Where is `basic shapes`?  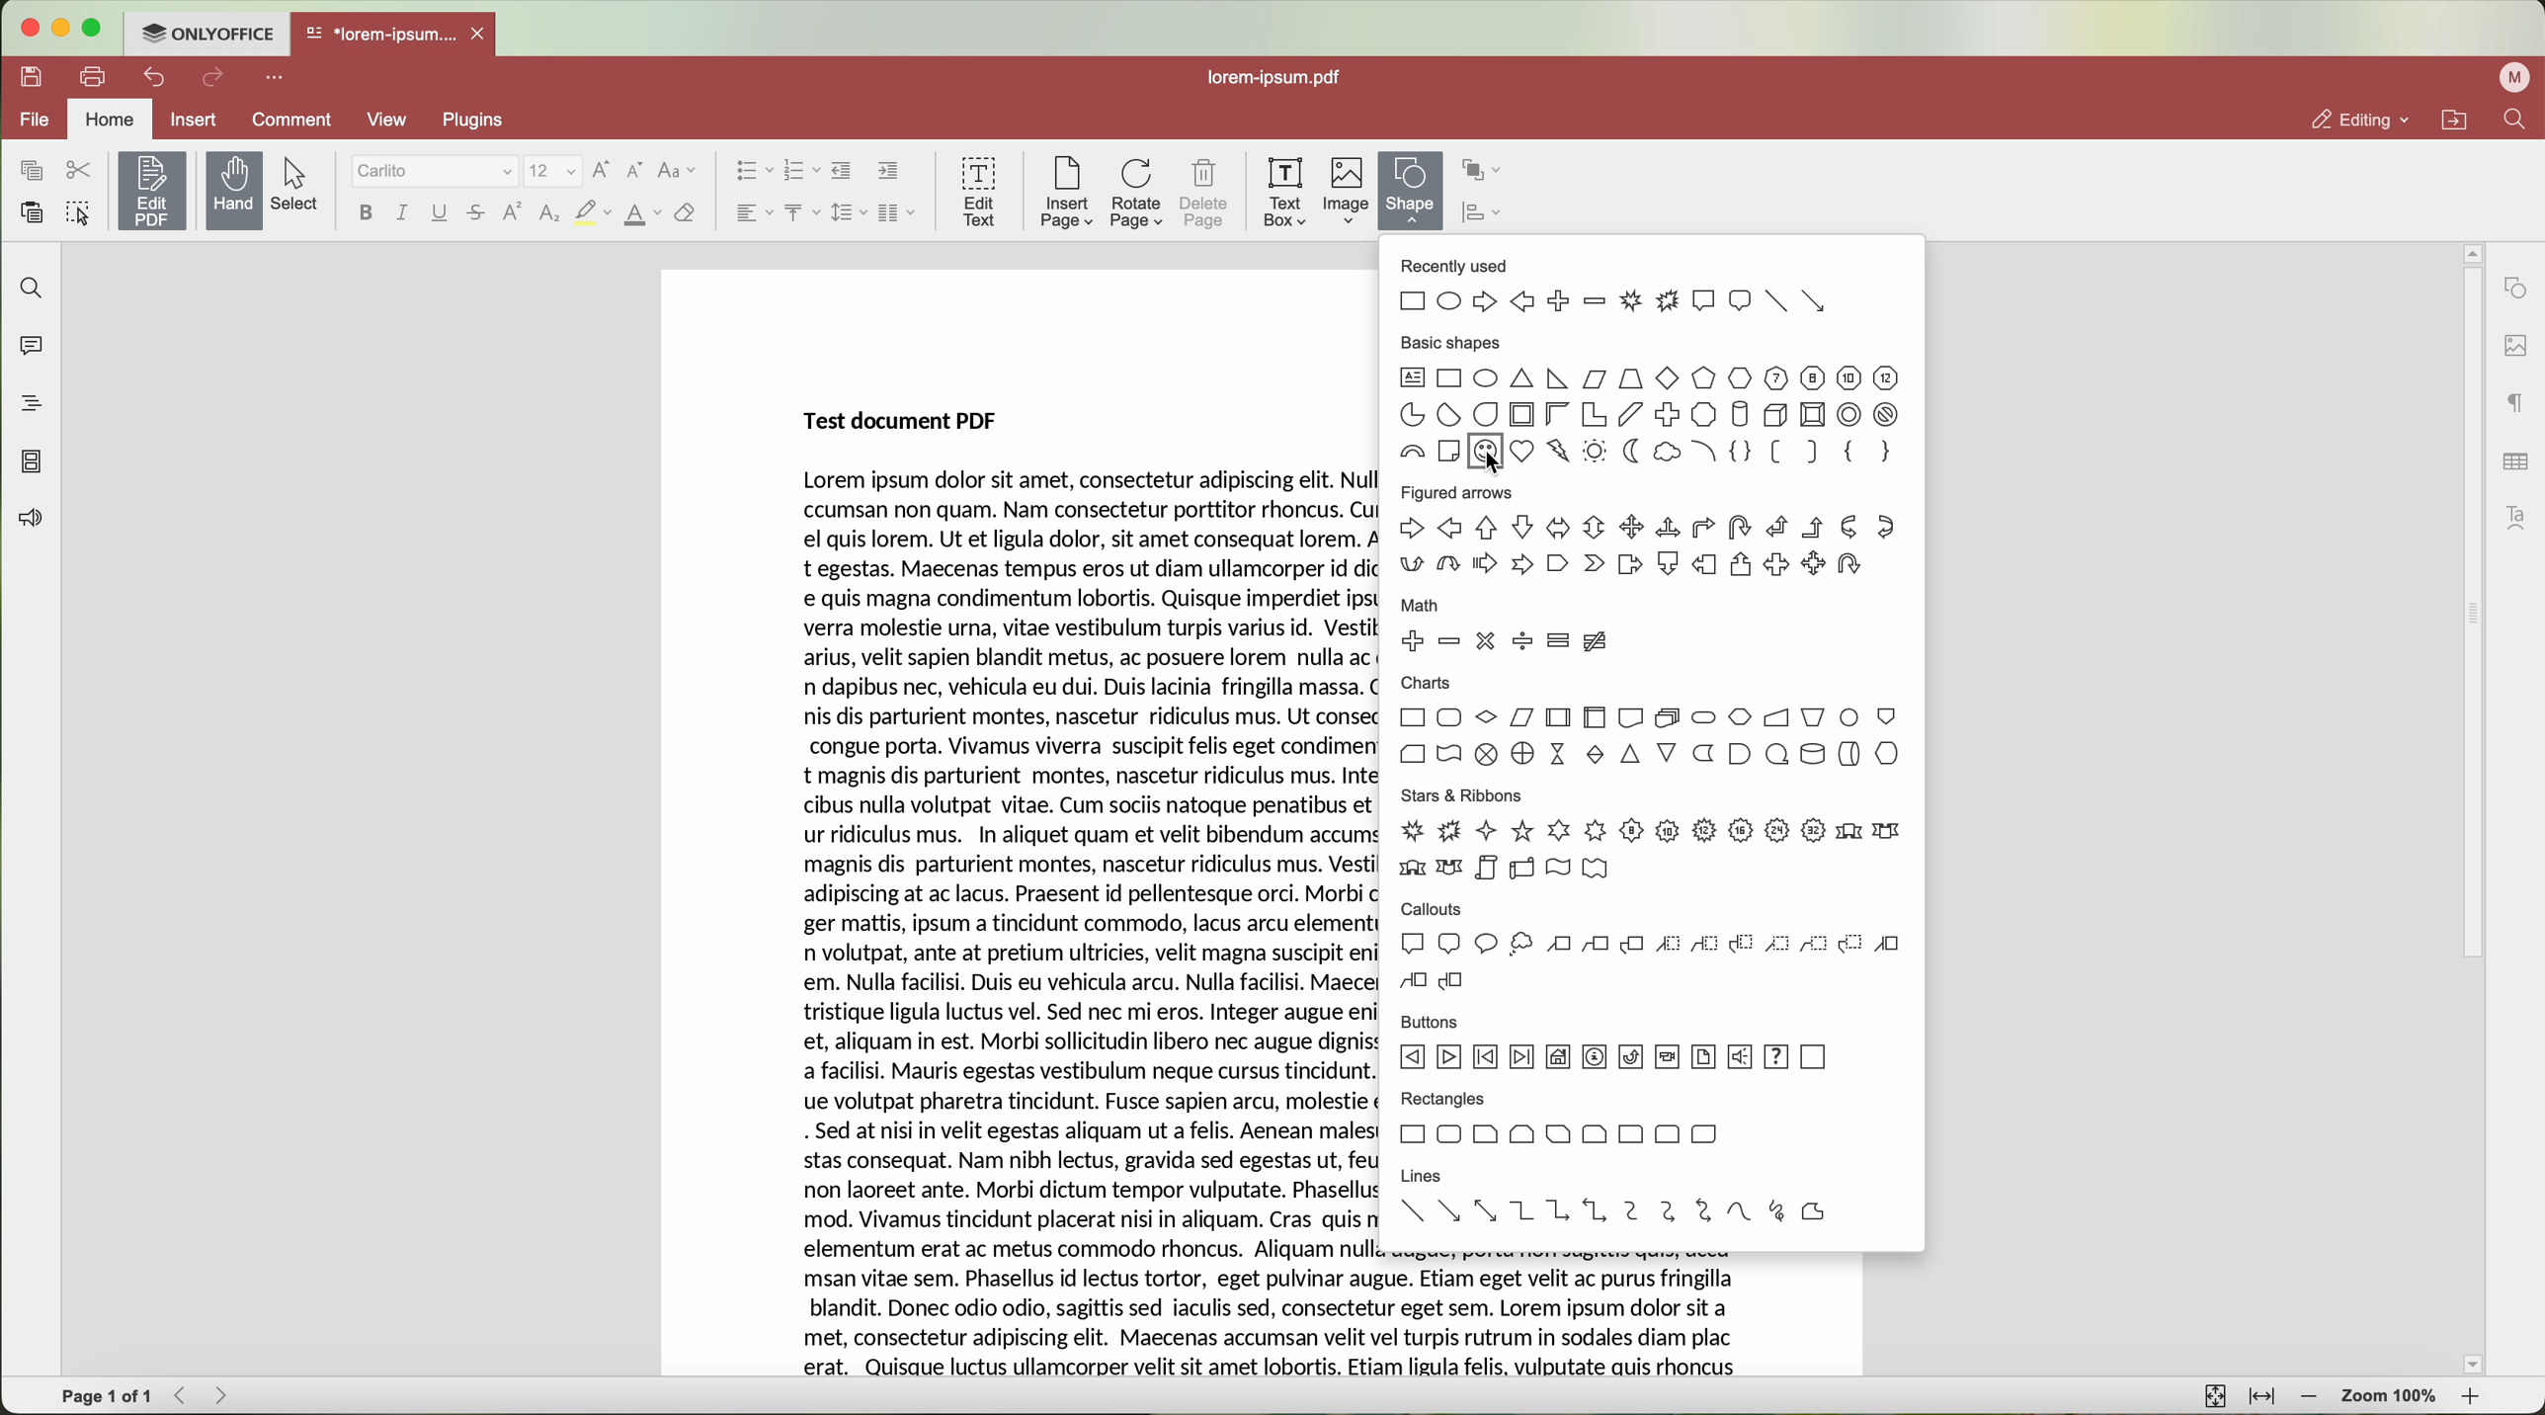 basic shapes is located at coordinates (1704, 453).